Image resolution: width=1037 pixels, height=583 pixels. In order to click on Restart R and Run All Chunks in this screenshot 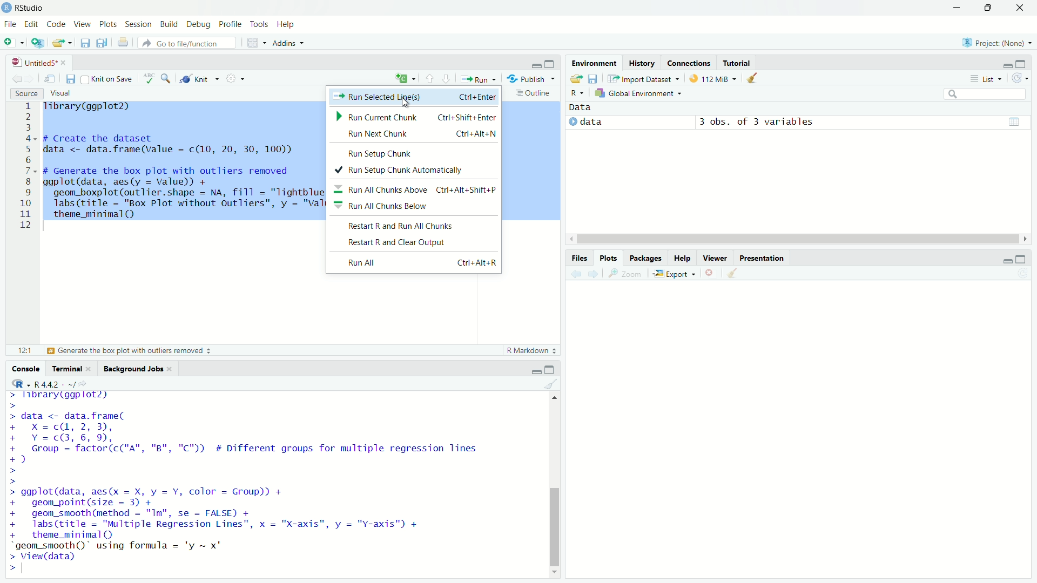, I will do `click(406, 225)`.